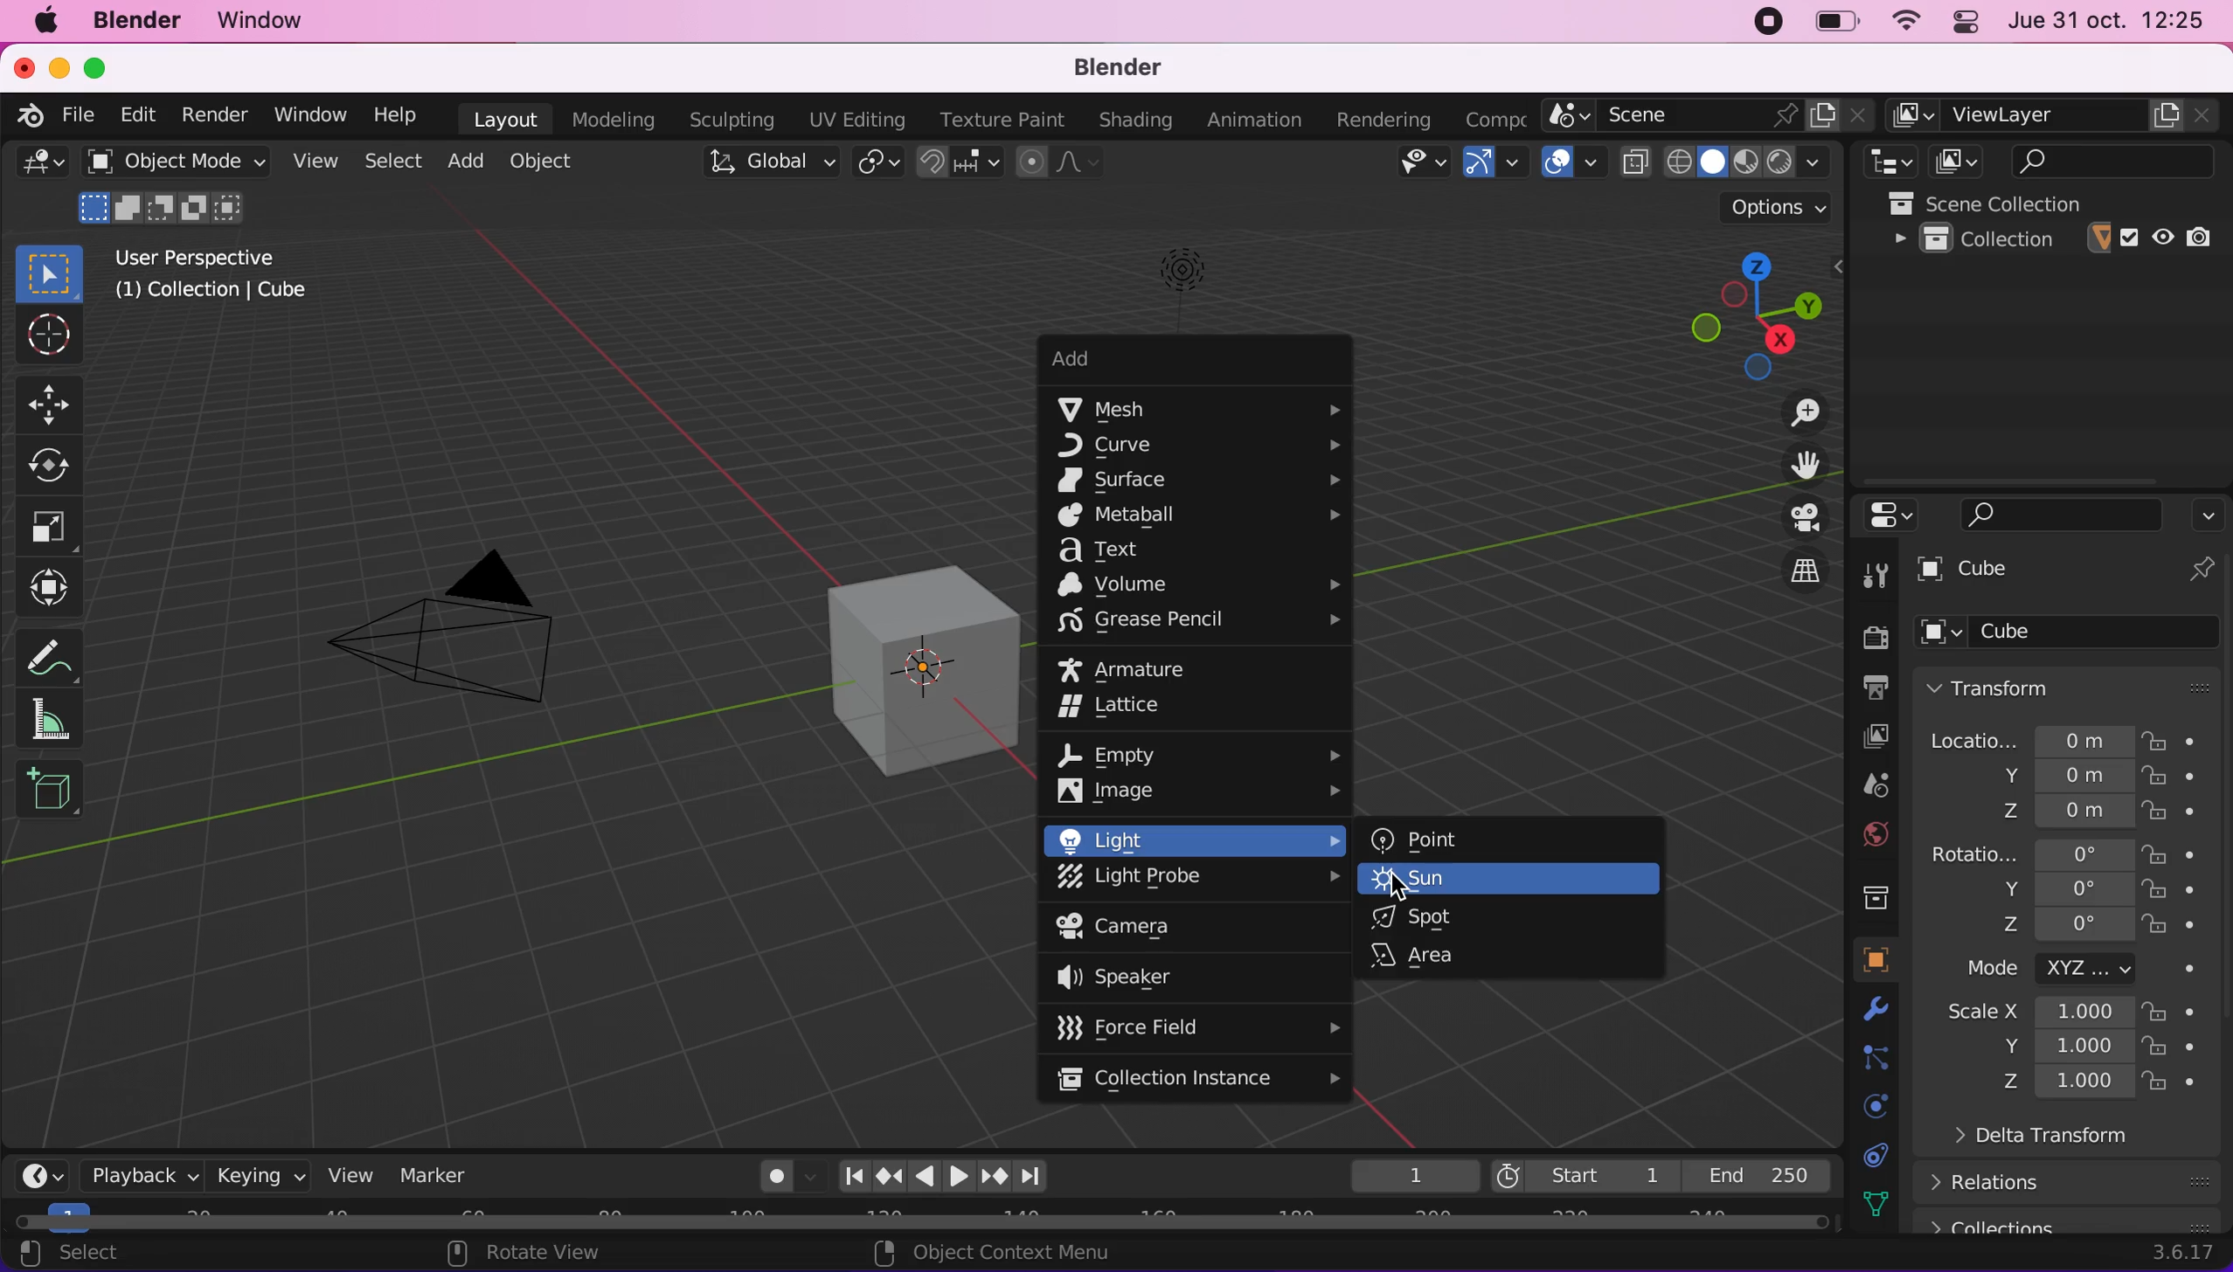 The height and width of the screenshot is (1272, 2233). What do you see at coordinates (469, 164) in the screenshot?
I see `add` at bounding box center [469, 164].